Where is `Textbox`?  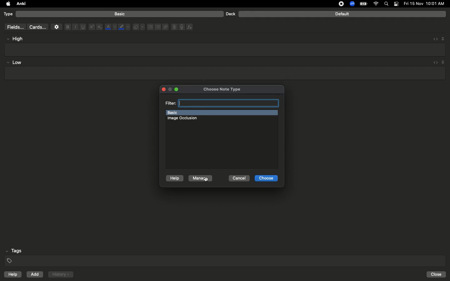
Textbox is located at coordinates (226, 49).